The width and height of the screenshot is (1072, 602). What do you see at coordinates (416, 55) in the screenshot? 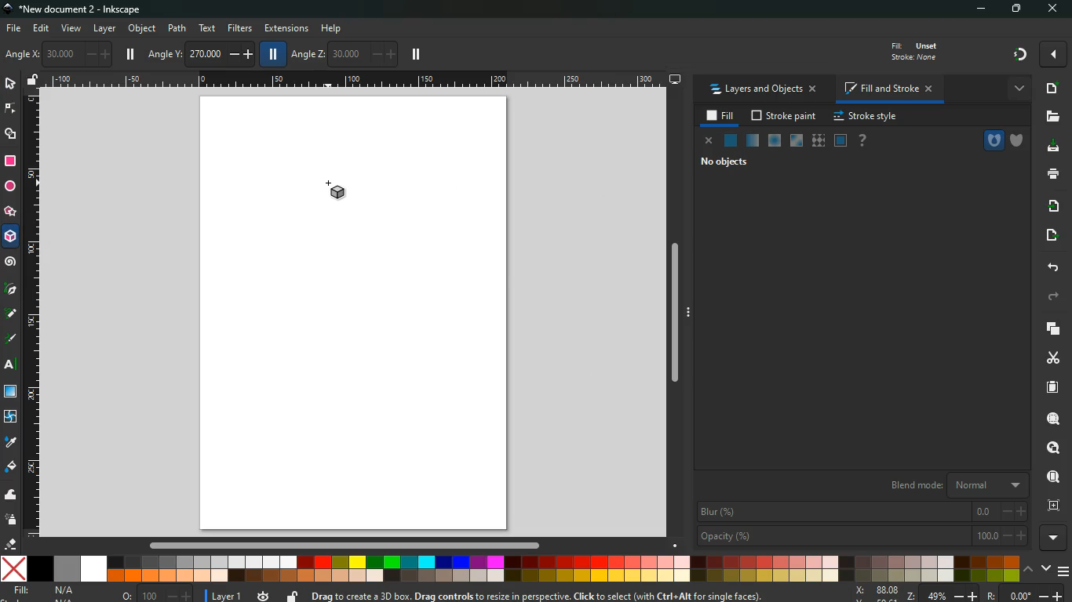
I see `pause` at bounding box center [416, 55].